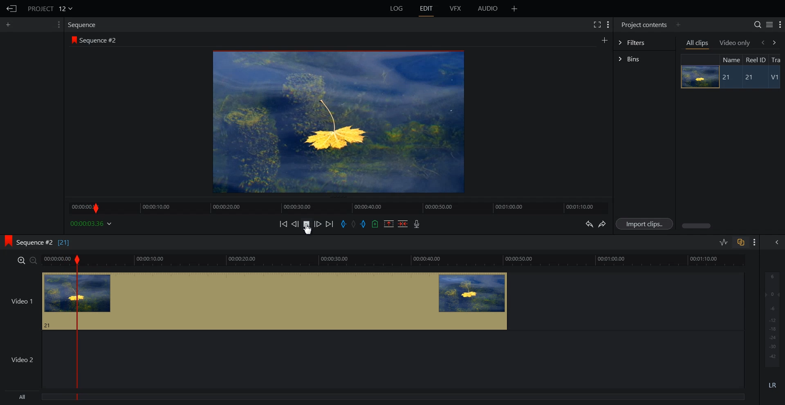 This screenshot has height=405, width=785. What do you see at coordinates (773, 384) in the screenshot?
I see `LR` at bounding box center [773, 384].